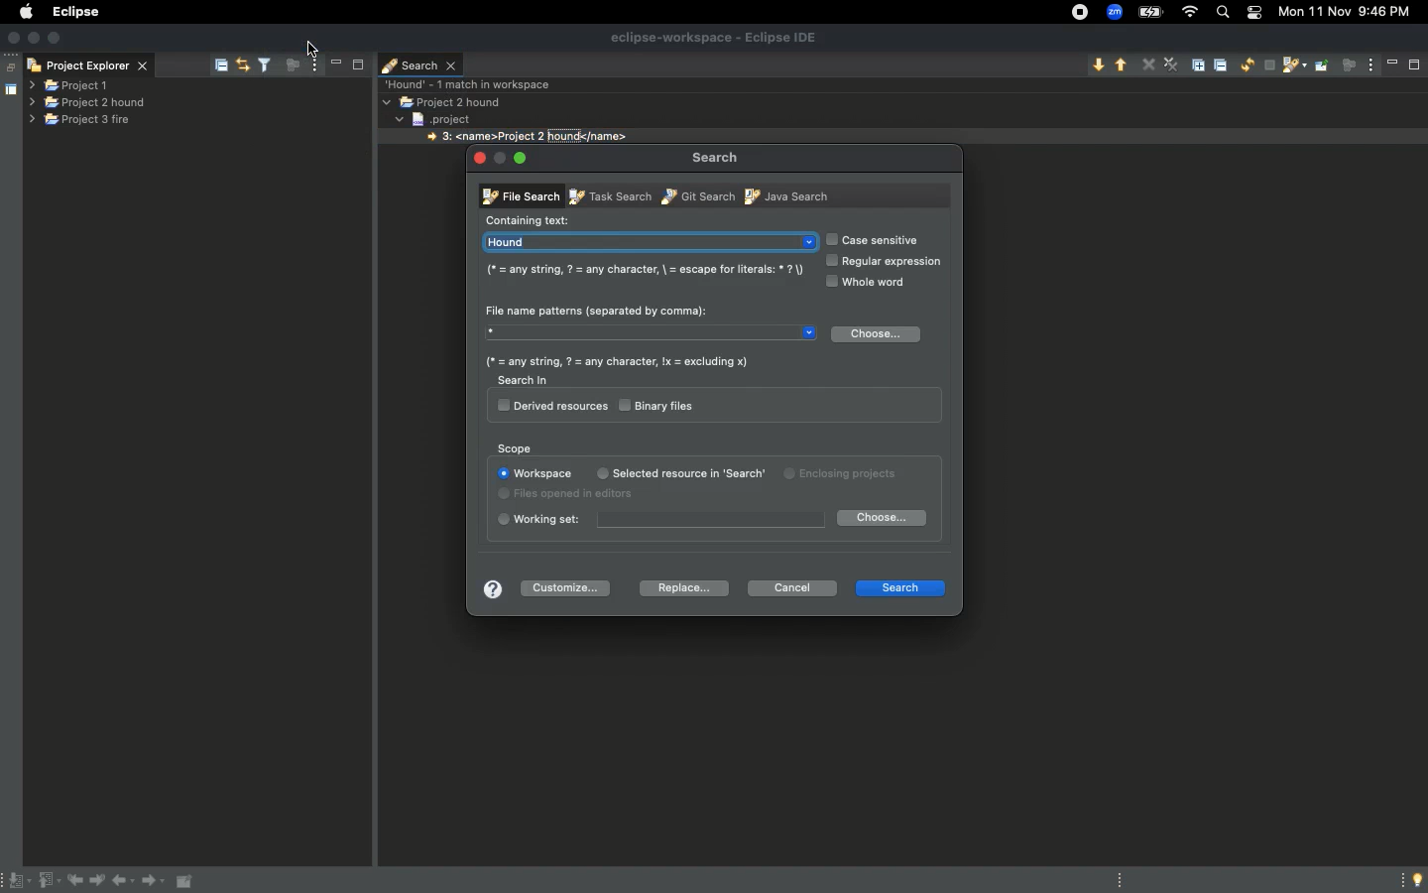 This screenshot has height=893, width=1428. I want to click on Choose, so click(878, 335).